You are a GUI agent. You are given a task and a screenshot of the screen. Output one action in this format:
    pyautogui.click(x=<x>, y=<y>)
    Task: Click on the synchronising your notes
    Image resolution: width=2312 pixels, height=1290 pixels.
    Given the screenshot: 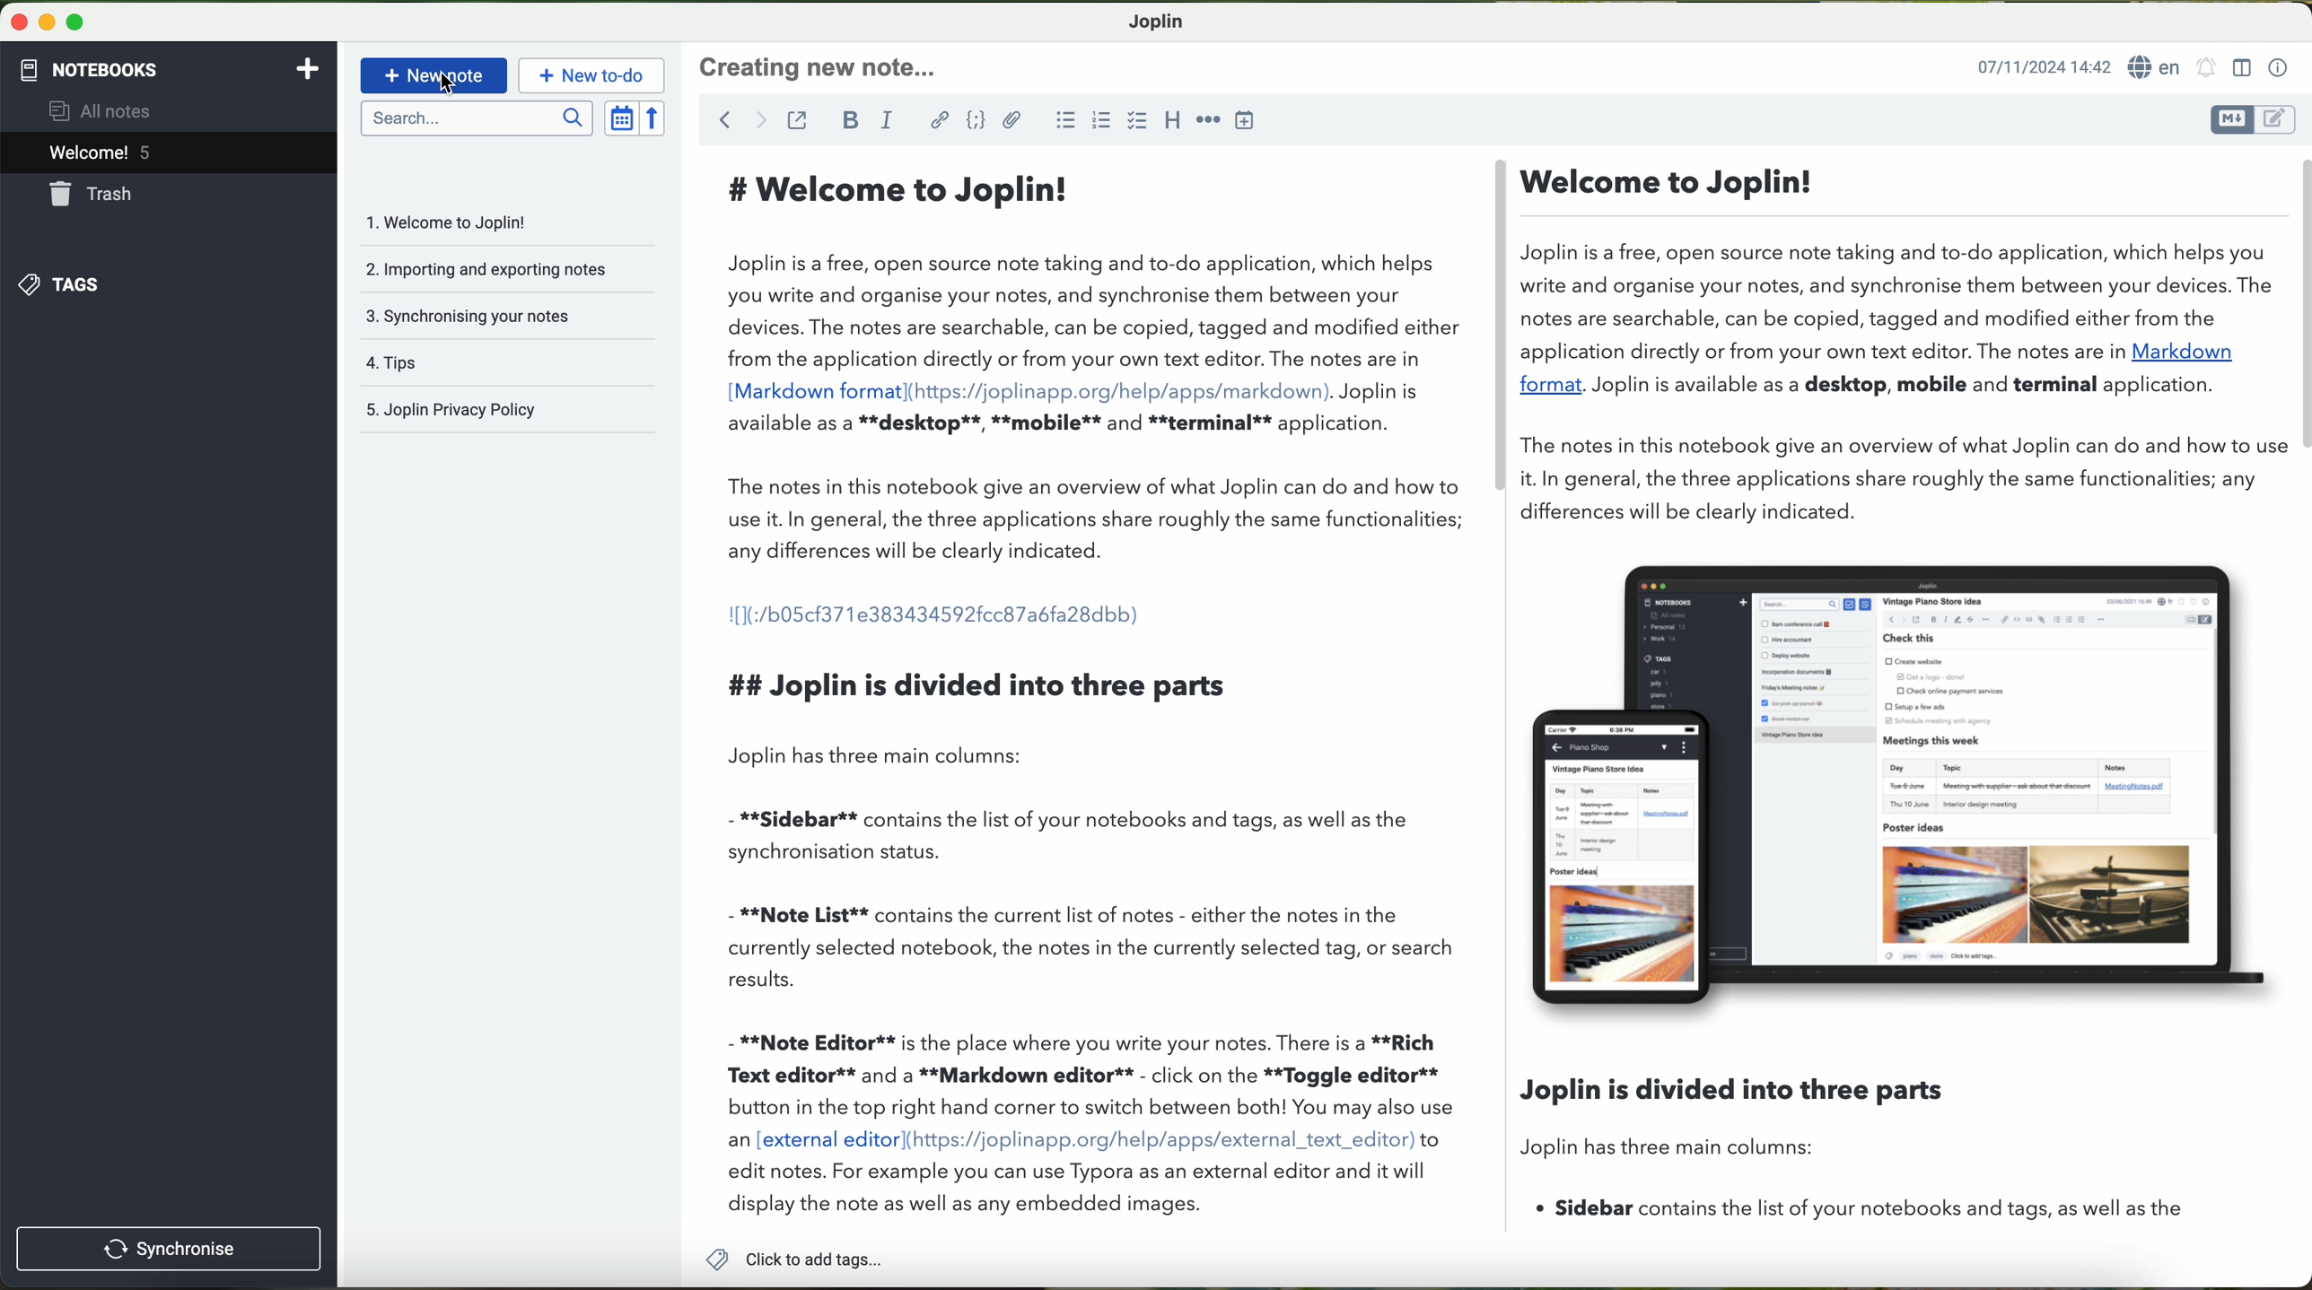 What is the action you would take?
    pyautogui.click(x=505, y=315)
    